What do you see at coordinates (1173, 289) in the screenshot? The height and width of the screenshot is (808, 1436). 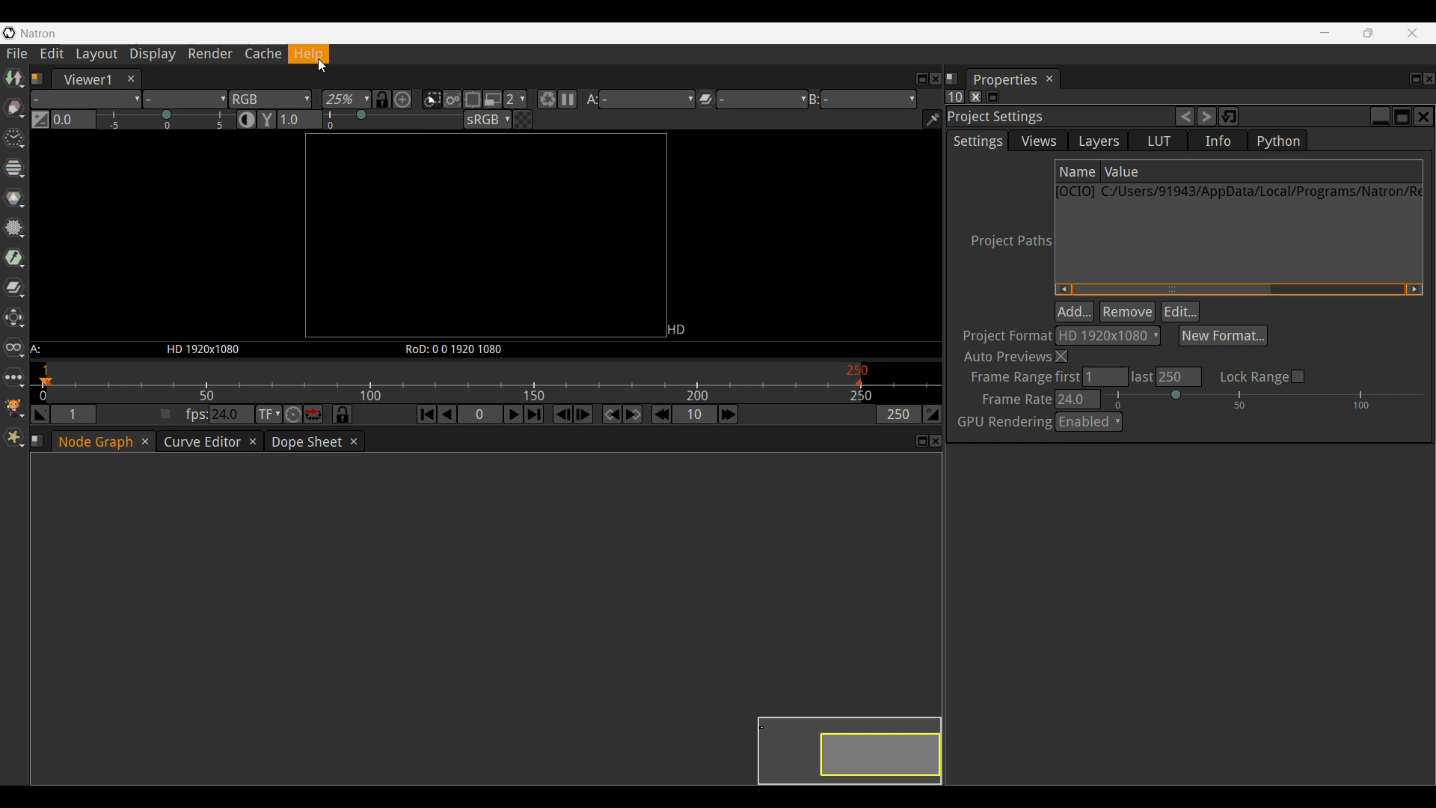 I see `Horizontal slide bar` at bounding box center [1173, 289].